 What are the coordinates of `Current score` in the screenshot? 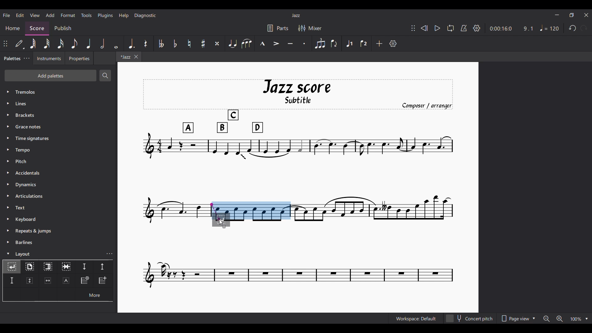 It's located at (298, 258).